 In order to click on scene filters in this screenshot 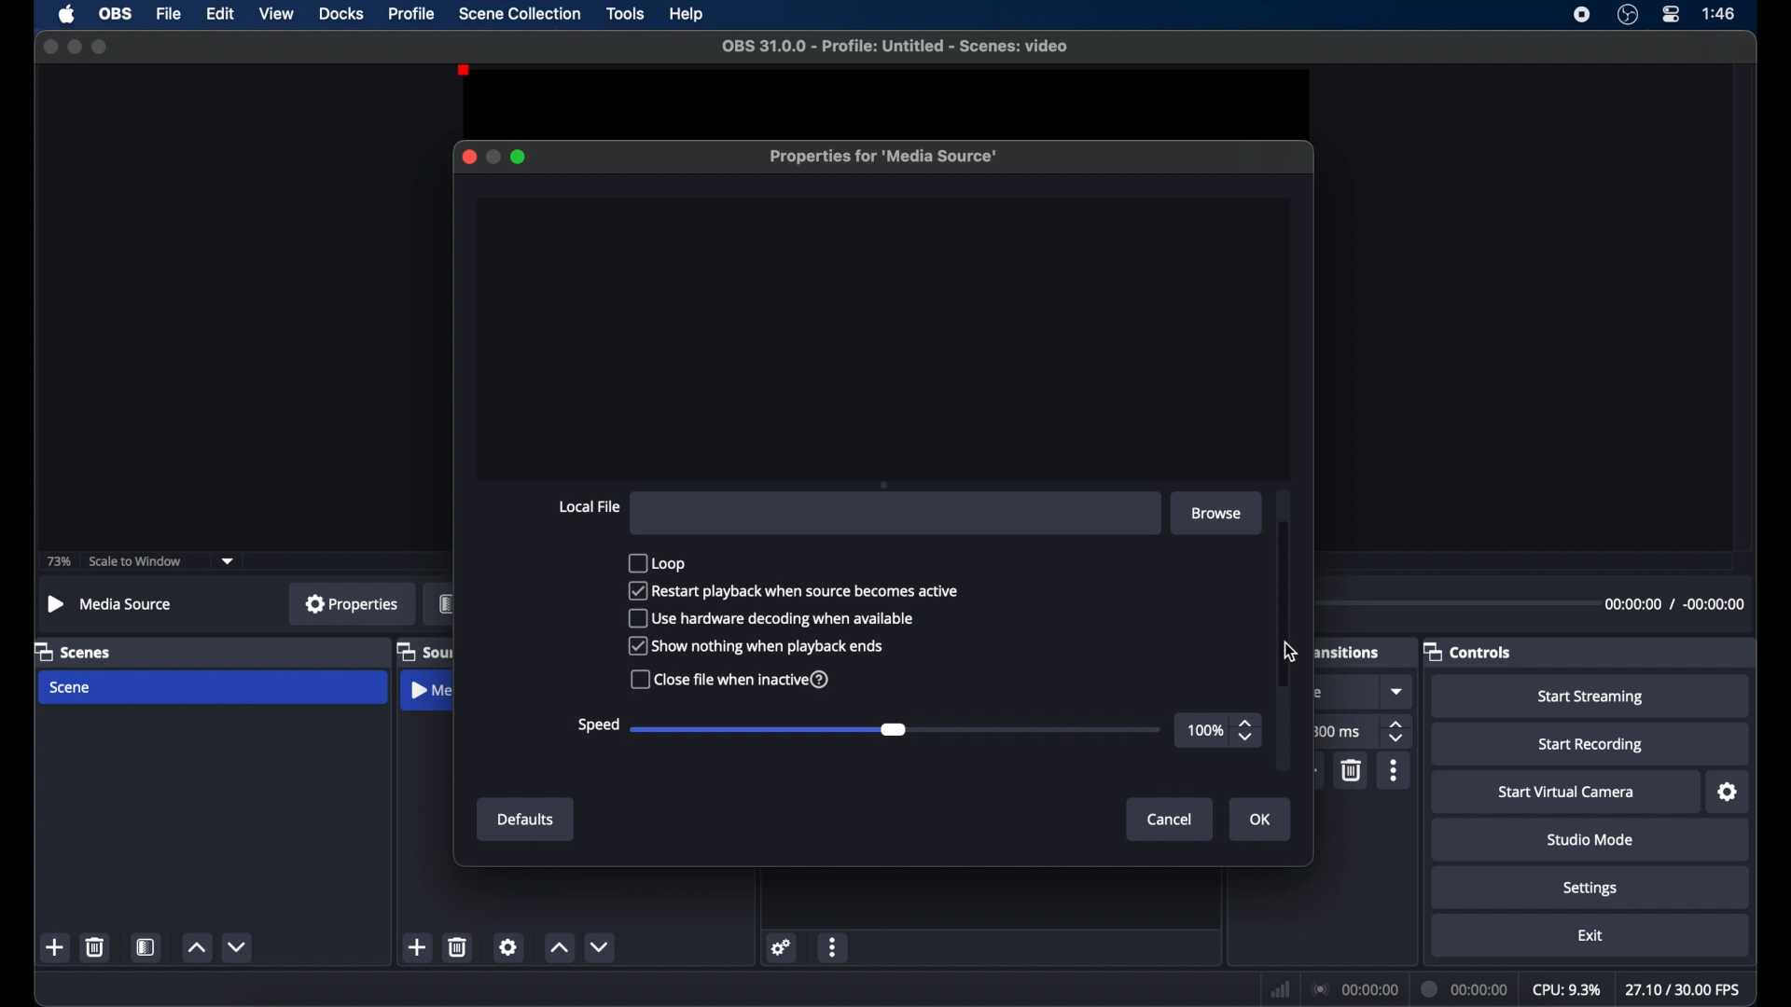, I will do `click(146, 946)`.